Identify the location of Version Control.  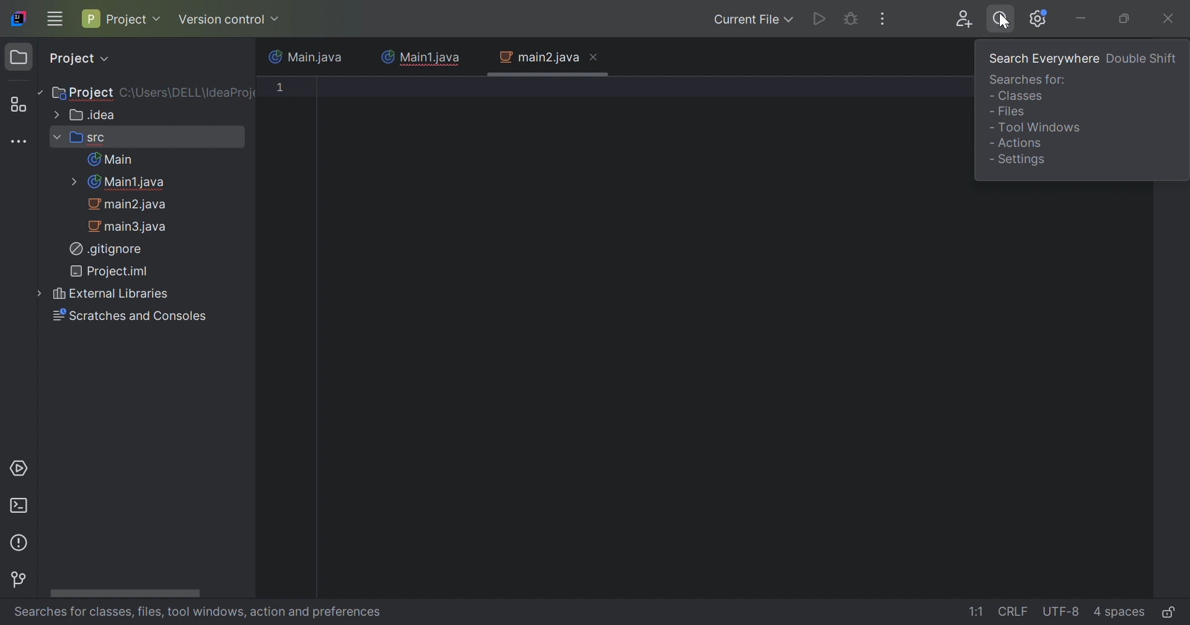
(229, 17).